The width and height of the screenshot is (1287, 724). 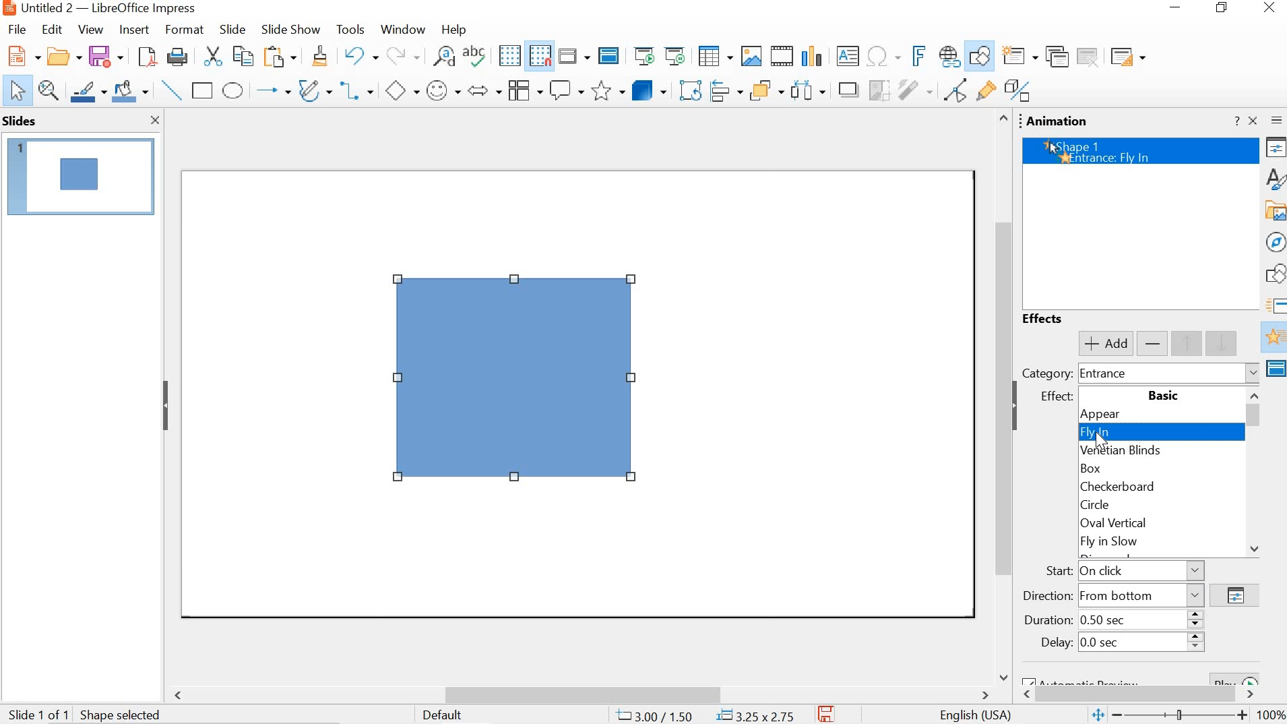 I want to click on toggle point edit mode, so click(x=955, y=90).